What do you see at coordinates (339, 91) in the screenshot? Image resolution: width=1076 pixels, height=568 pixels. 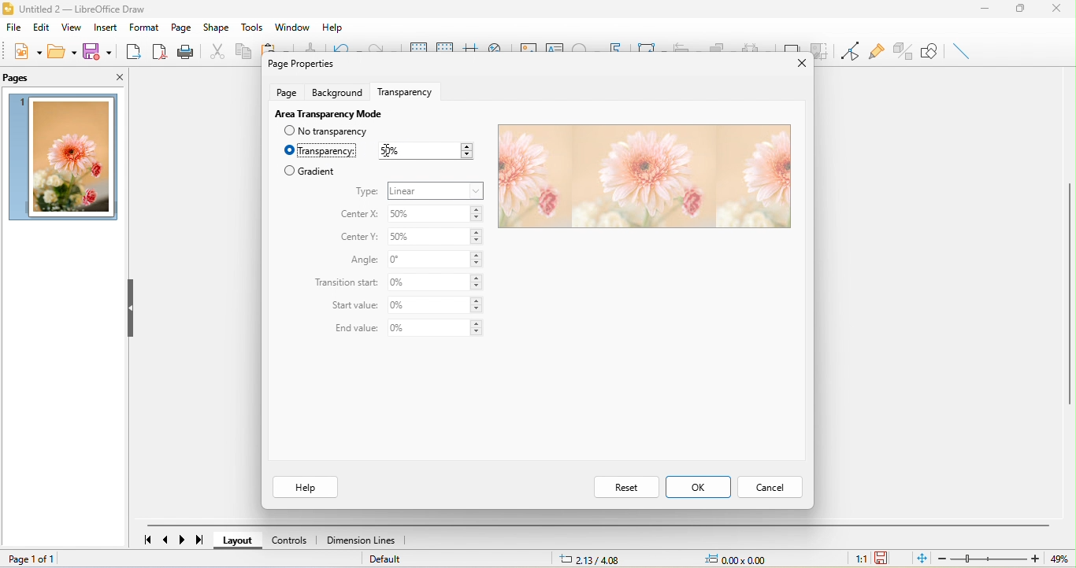 I see `background` at bounding box center [339, 91].